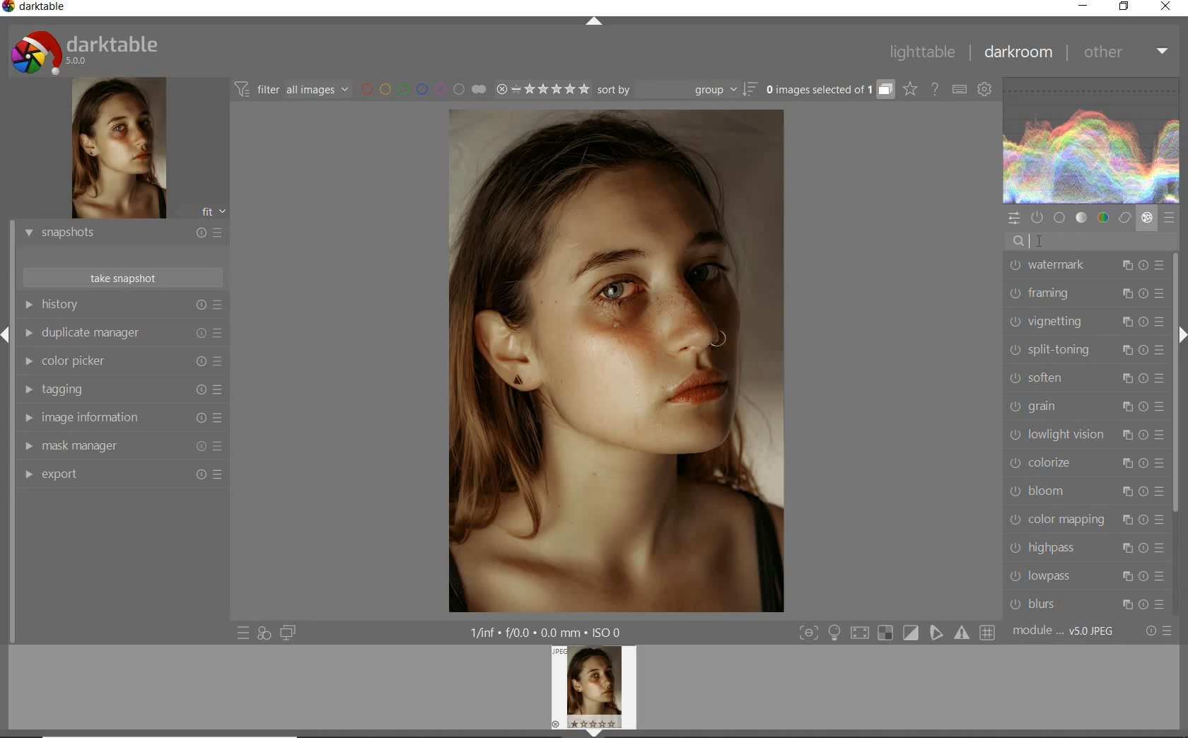 The image size is (1188, 738). Describe the element at coordinates (1104, 217) in the screenshot. I see `color` at that location.